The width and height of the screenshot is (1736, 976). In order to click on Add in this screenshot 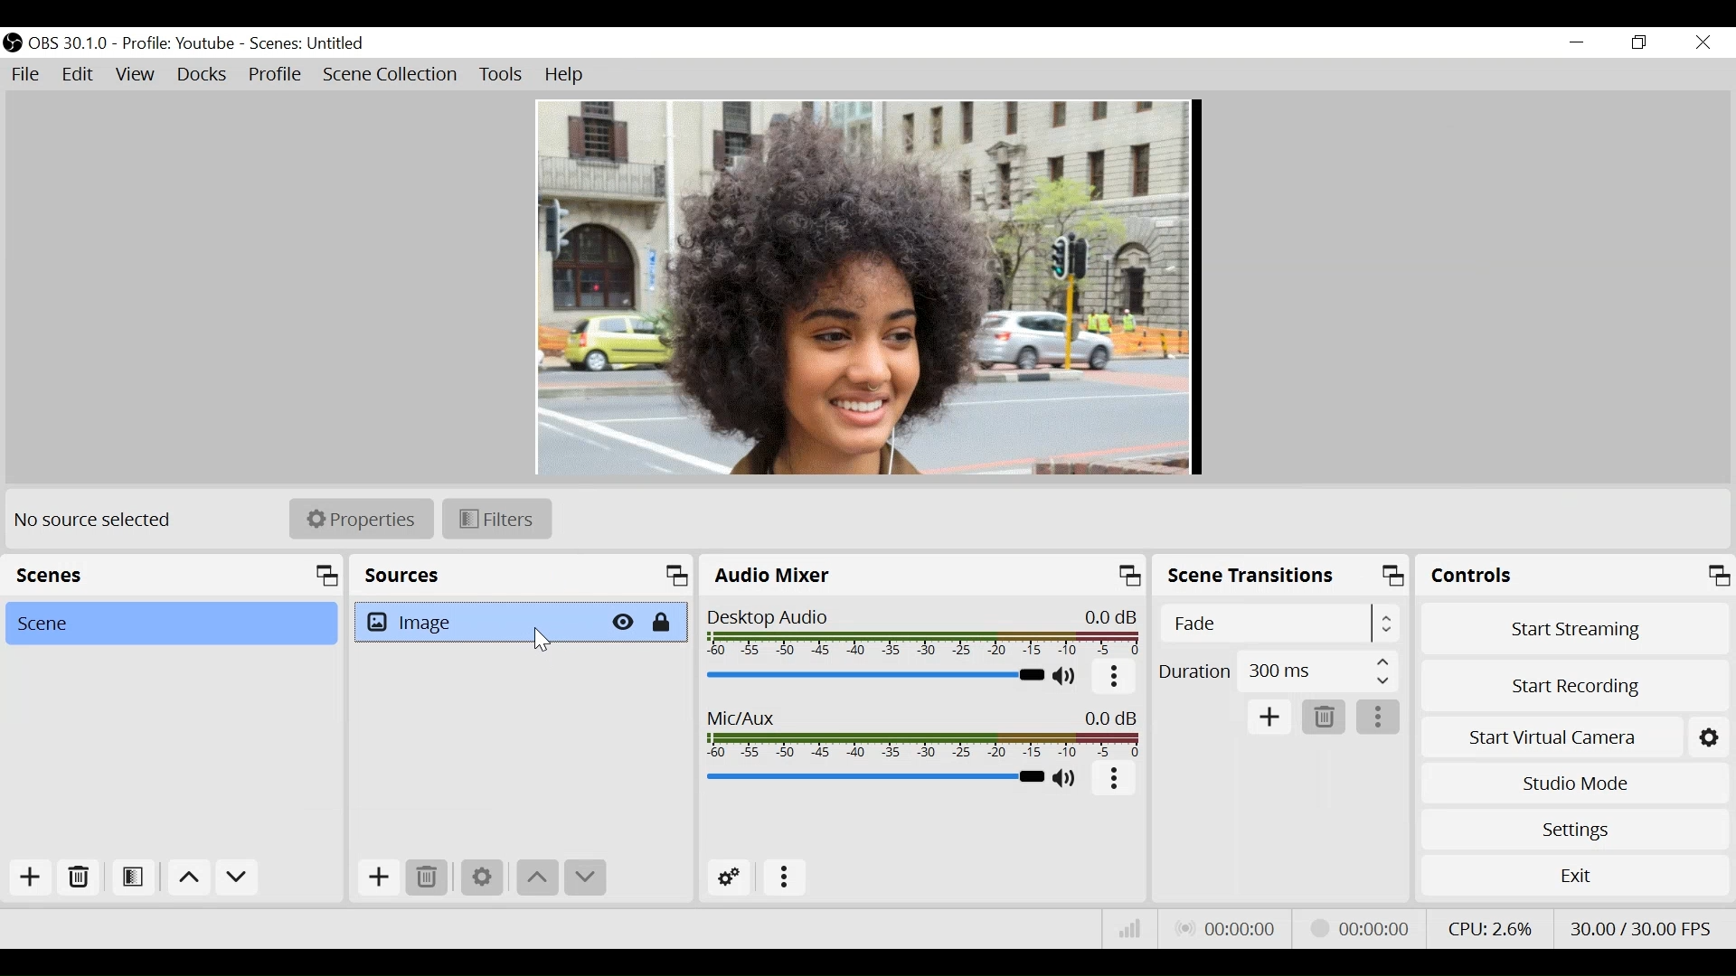, I will do `click(1269, 718)`.